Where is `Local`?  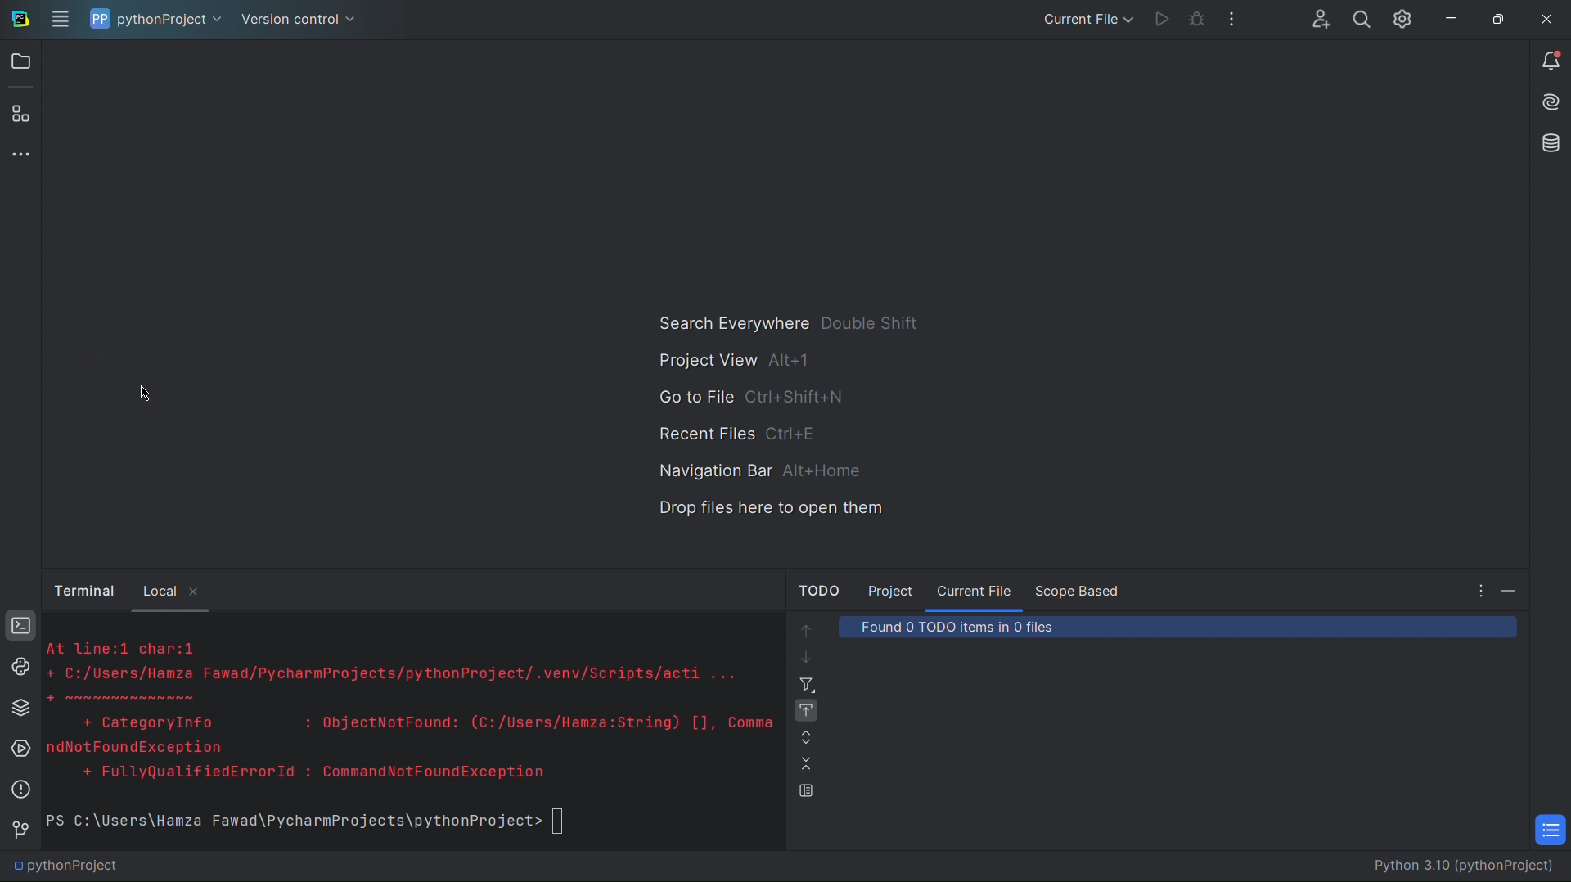 Local is located at coordinates (176, 592).